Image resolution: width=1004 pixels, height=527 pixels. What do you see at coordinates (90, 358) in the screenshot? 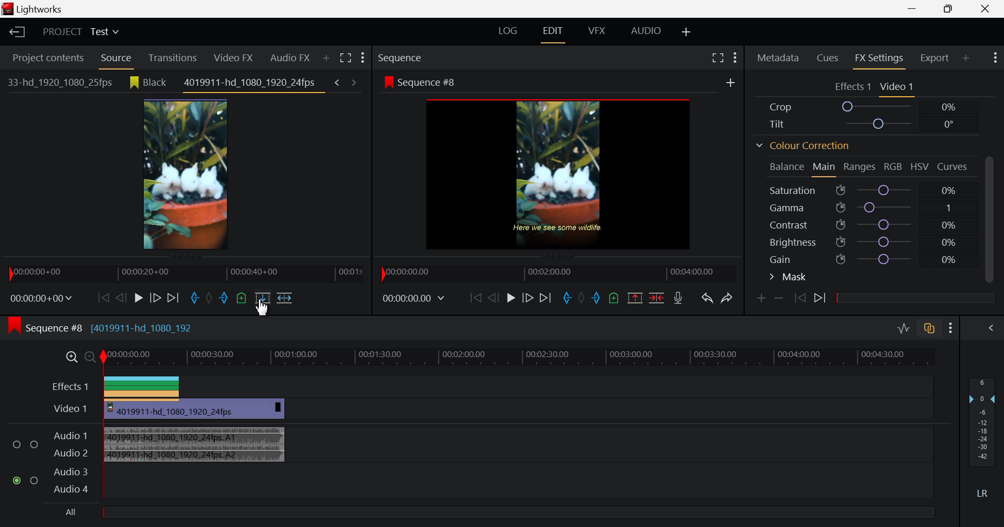
I see `Timeline Zoom Out` at bounding box center [90, 358].